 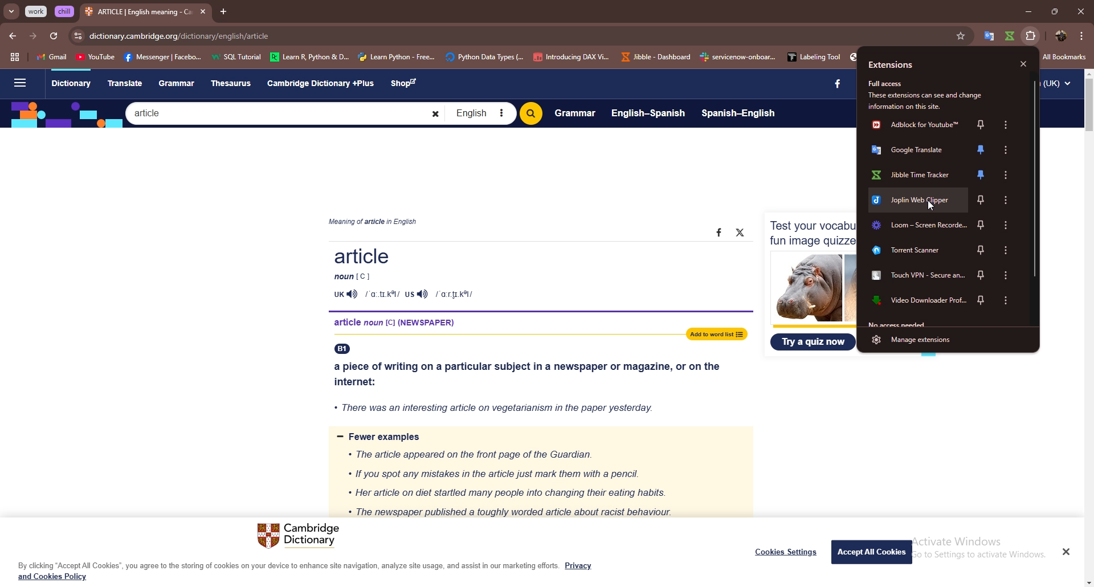 What do you see at coordinates (738, 115) in the screenshot?
I see `Spanish-English` at bounding box center [738, 115].